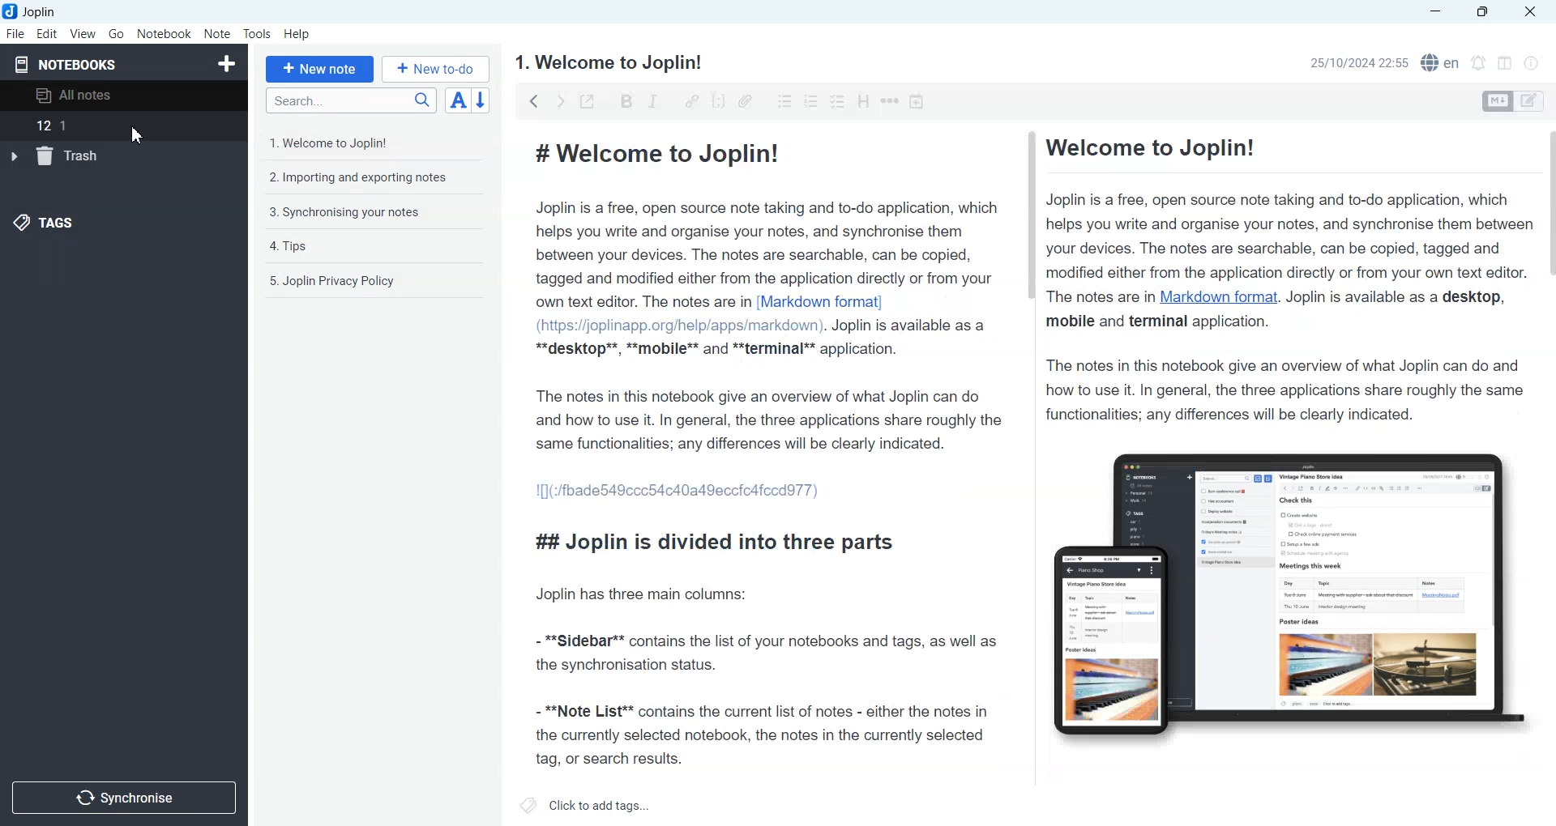 This screenshot has height=826, width=1556. I want to click on Minimize, so click(1435, 12).